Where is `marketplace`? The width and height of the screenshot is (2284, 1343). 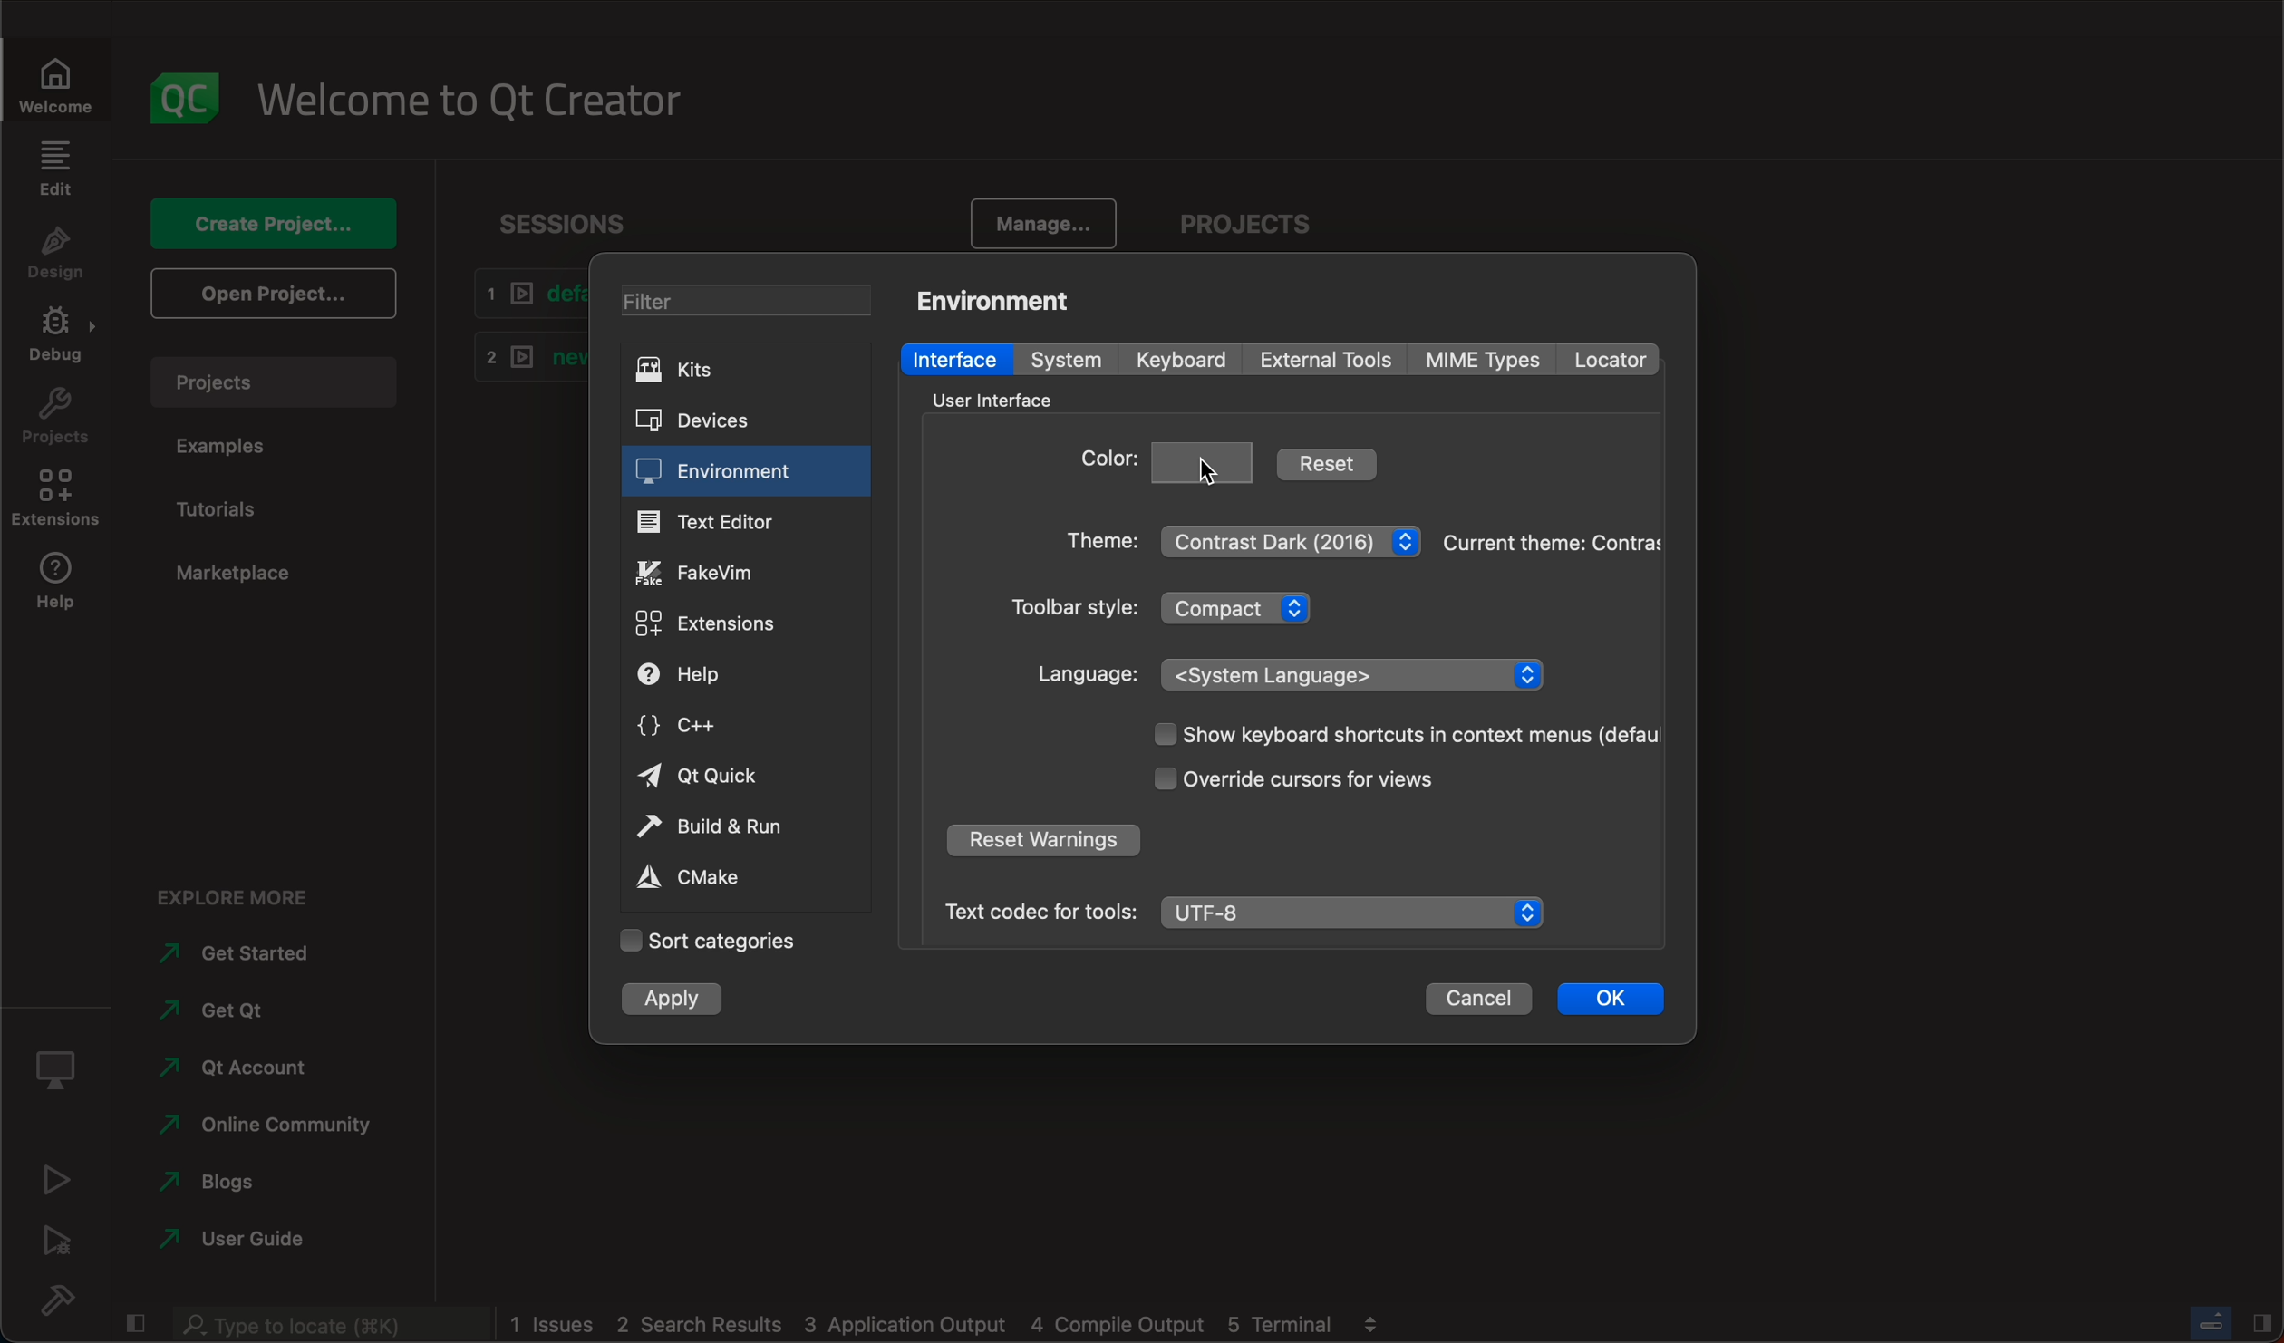
marketplace is located at coordinates (227, 569).